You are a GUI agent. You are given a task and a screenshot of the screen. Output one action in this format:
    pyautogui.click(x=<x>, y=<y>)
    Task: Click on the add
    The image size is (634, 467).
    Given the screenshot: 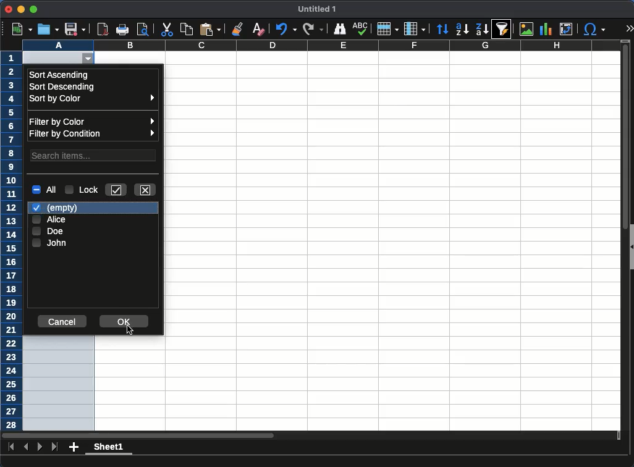 What is the action you would take?
    pyautogui.click(x=74, y=447)
    